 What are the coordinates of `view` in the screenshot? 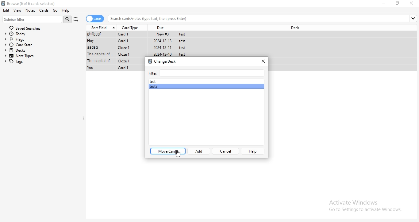 It's located at (18, 10).